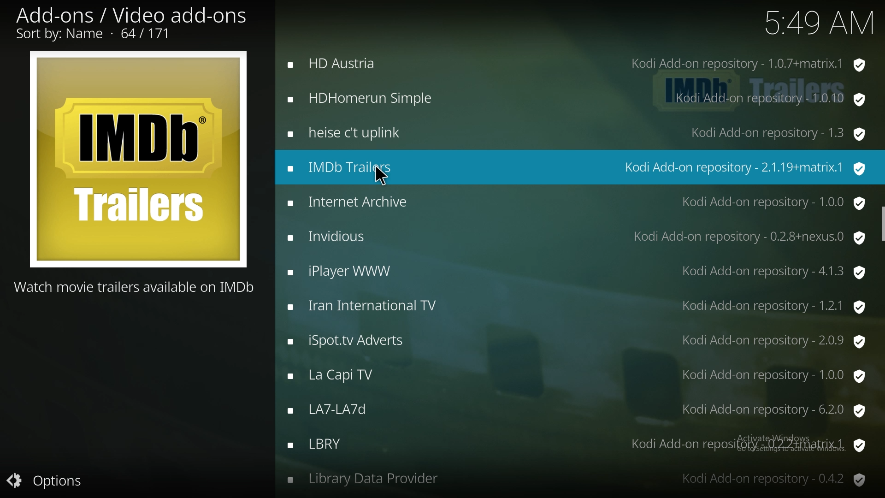 The height and width of the screenshot is (498, 885). What do you see at coordinates (576, 204) in the screenshot?
I see `add on` at bounding box center [576, 204].